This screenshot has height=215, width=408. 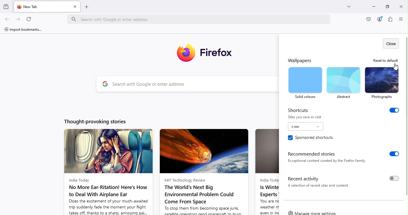 I want to click on Manage more settings, so click(x=313, y=212).